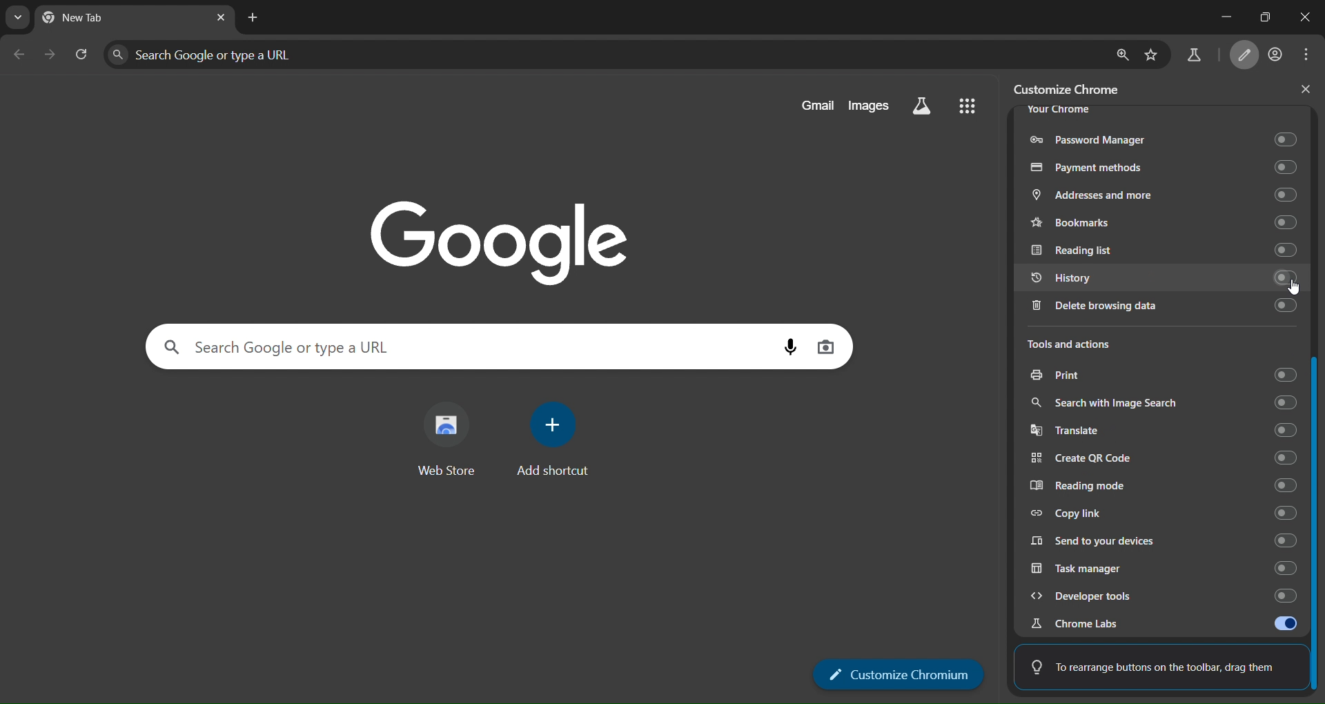 The width and height of the screenshot is (1325, 704). Describe the element at coordinates (1073, 88) in the screenshot. I see `customize chromium` at that location.